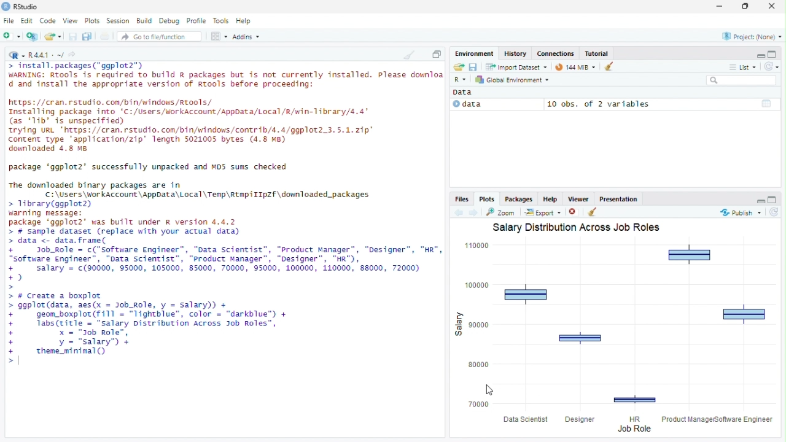  What do you see at coordinates (550, 198) in the screenshot?
I see `Help` at bounding box center [550, 198].